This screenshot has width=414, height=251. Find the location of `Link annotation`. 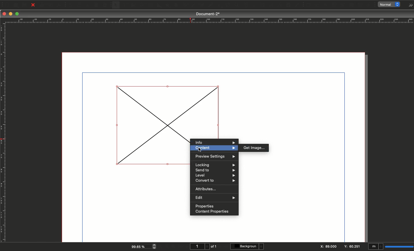

Link annotation is located at coordinates (370, 5).